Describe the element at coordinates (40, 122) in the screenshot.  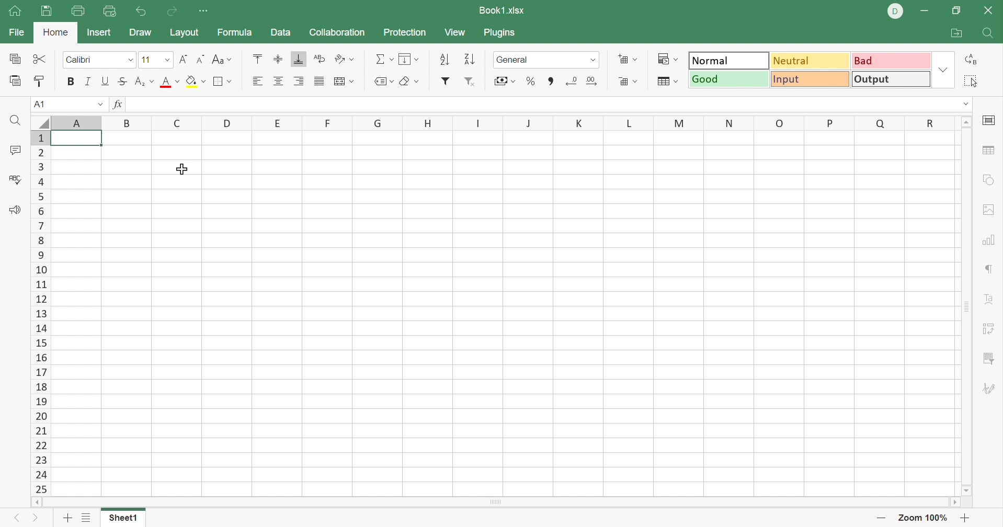
I see `select all cells` at that location.